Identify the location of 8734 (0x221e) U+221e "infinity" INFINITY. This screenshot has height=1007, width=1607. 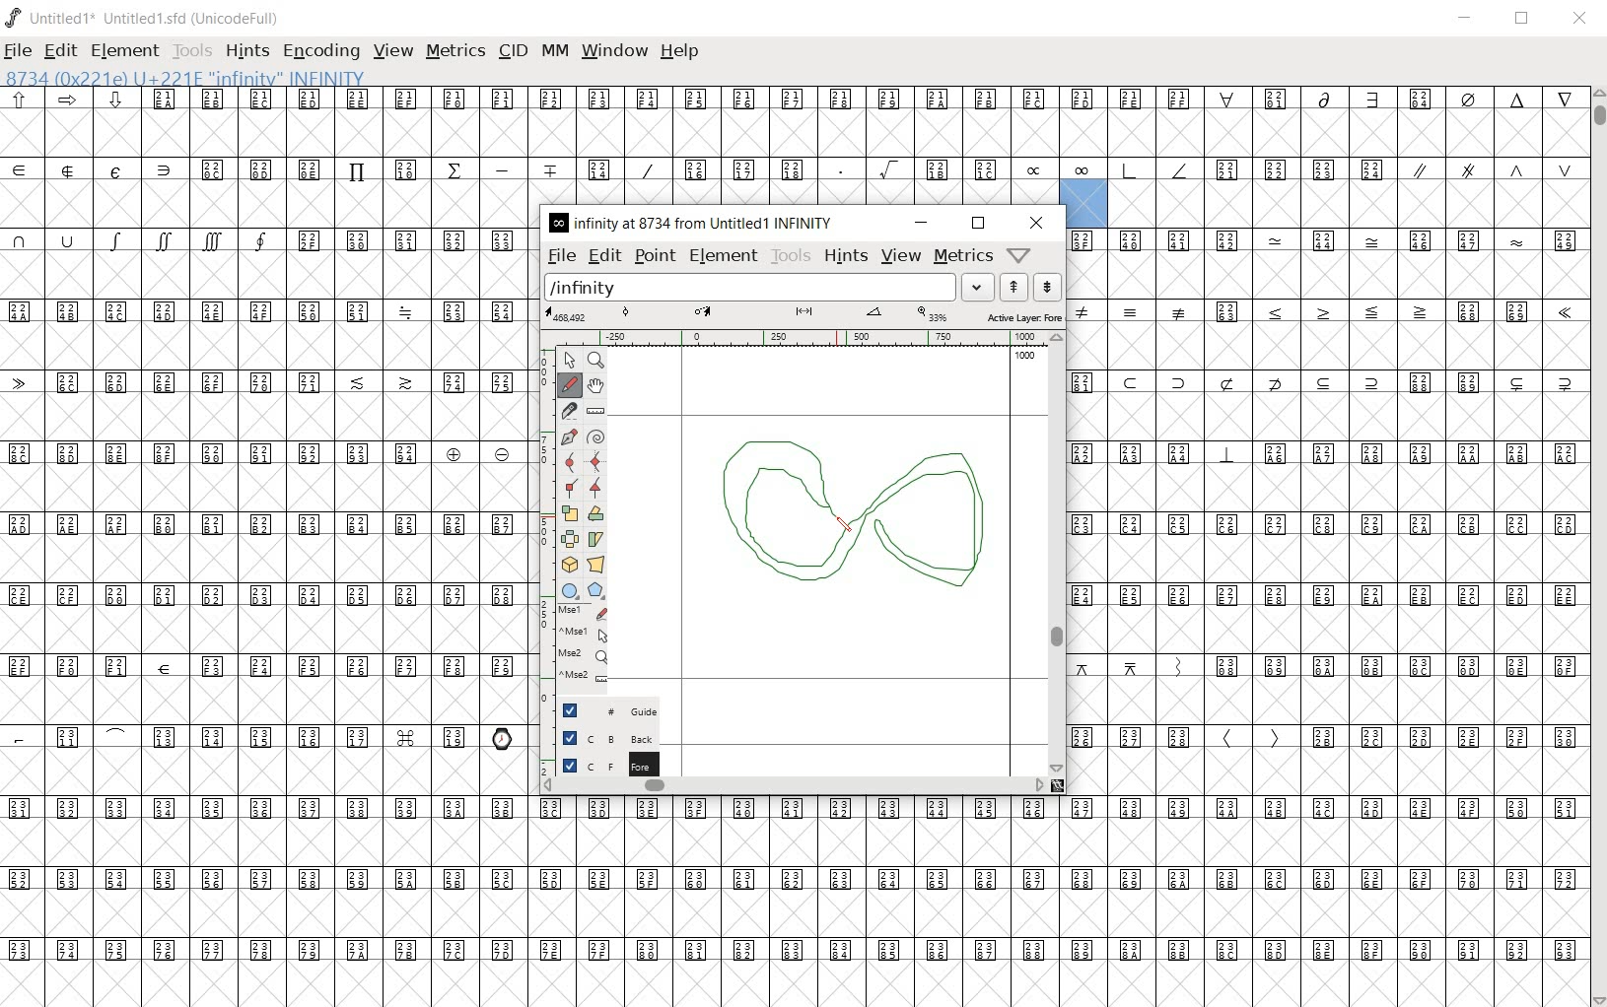
(187, 77).